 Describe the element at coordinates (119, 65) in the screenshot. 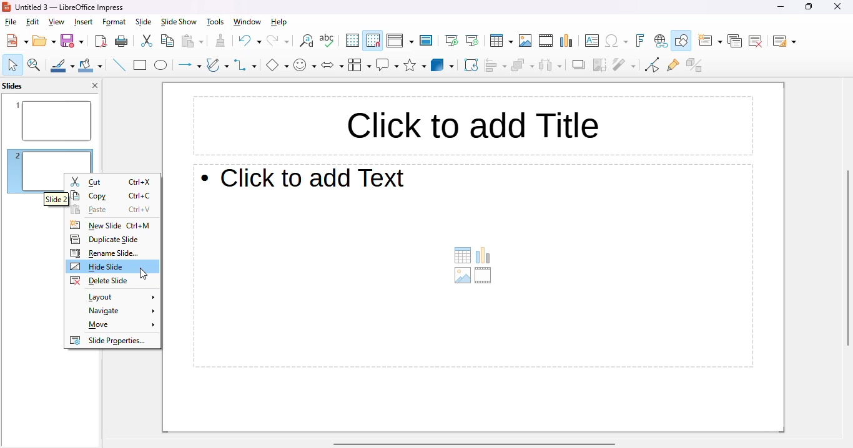

I see `insert line` at that location.